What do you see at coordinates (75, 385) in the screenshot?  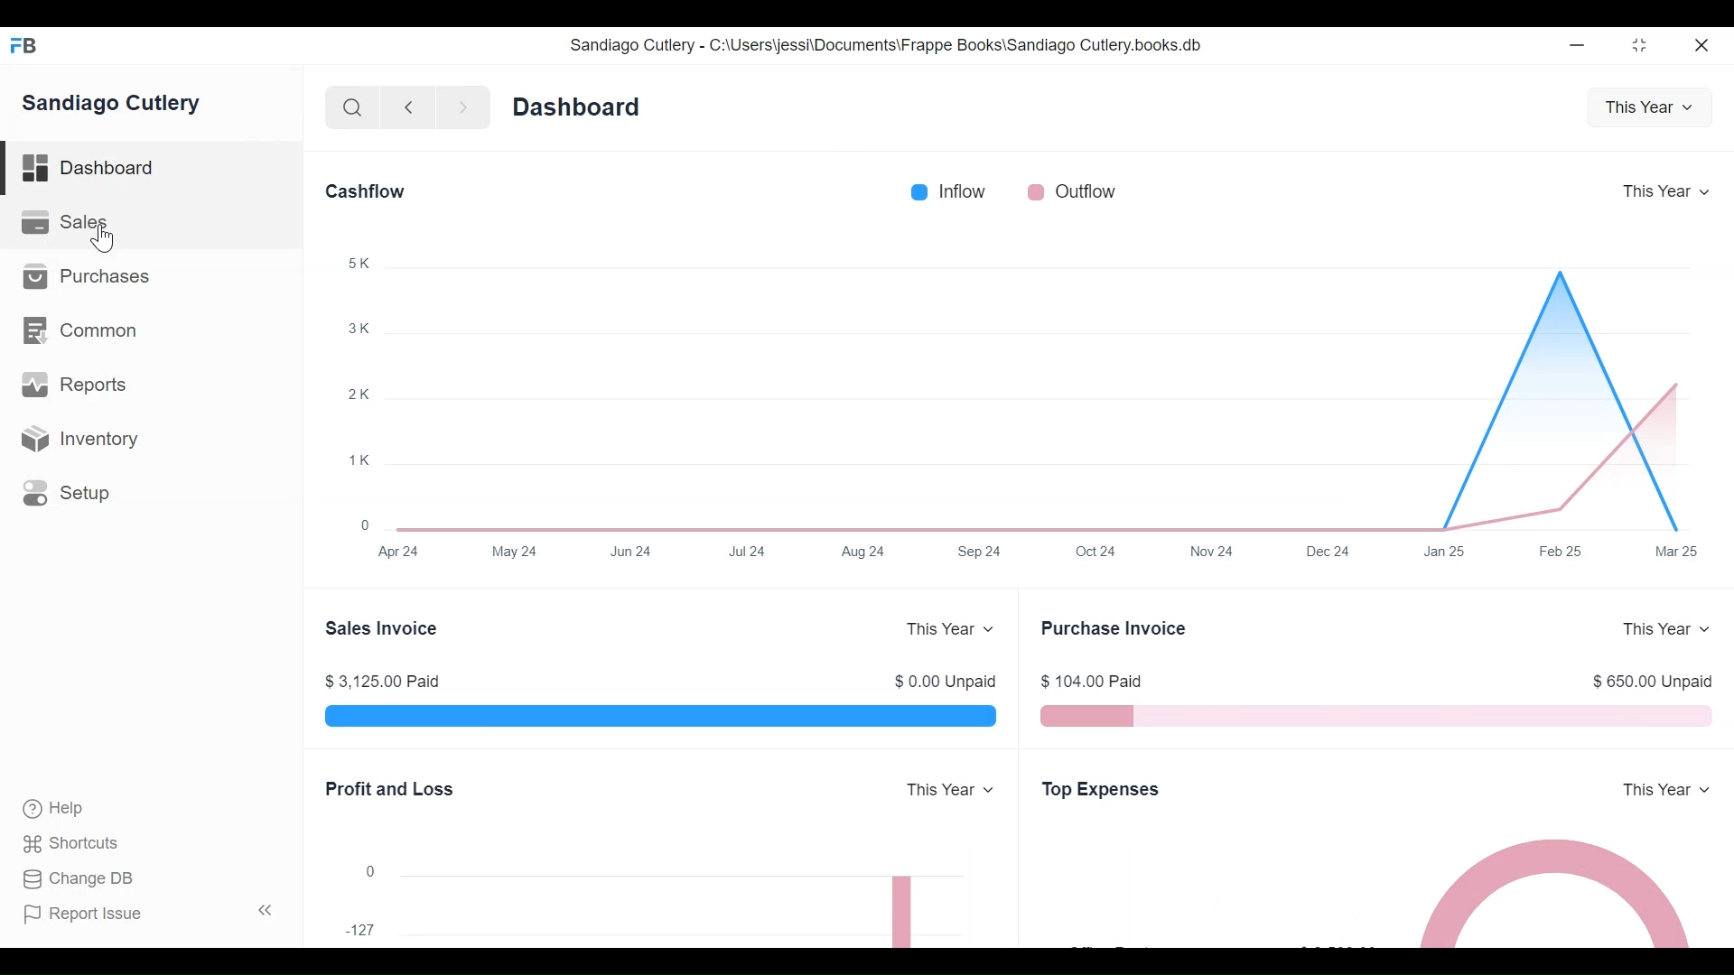 I see `Reports` at bounding box center [75, 385].